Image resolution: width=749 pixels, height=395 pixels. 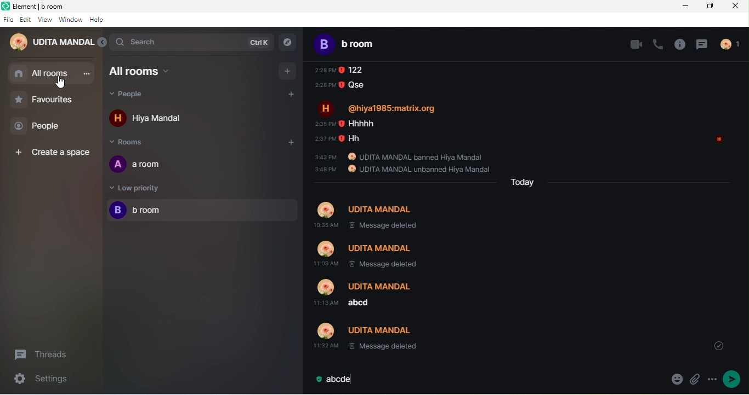 What do you see at coordinates (61, 84) in the screenshot?
I see `cursor` at bounding box center [61, 84].